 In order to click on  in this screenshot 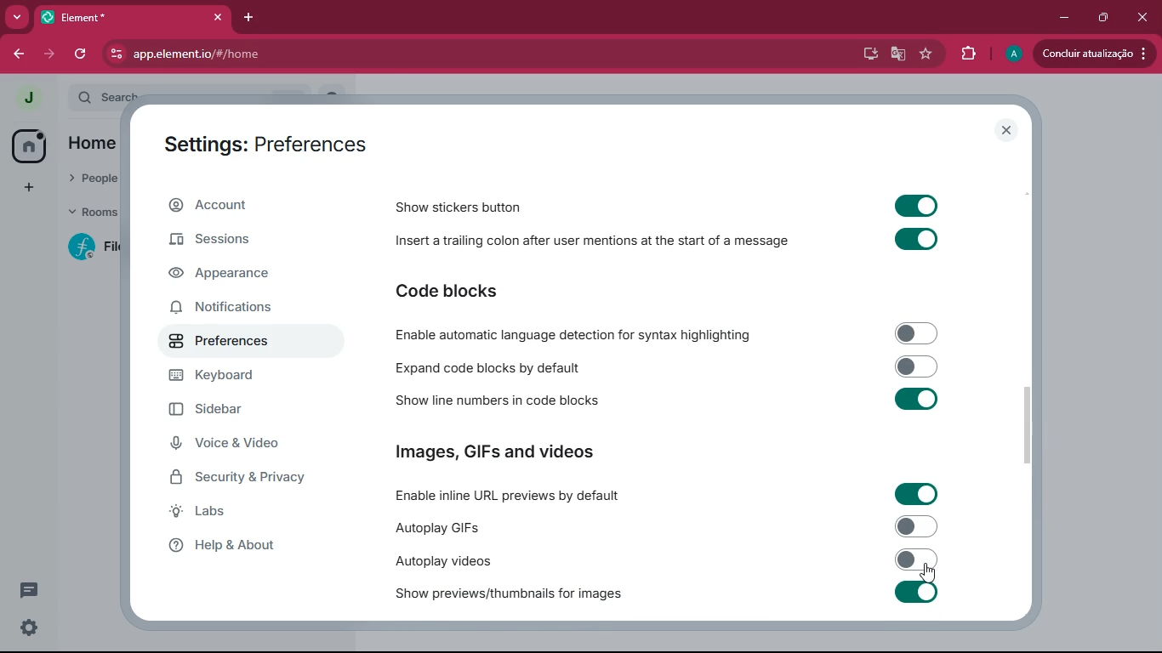, I will do `click(915, 204)`.